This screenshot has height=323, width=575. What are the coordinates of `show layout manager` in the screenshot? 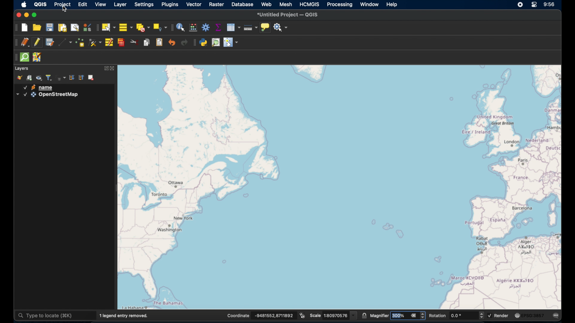 It's located at (75, 27).